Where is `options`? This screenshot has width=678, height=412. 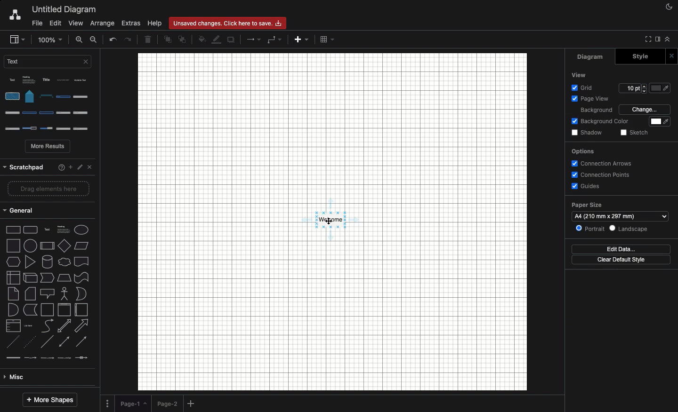 options is located at coordinates (602, 149).